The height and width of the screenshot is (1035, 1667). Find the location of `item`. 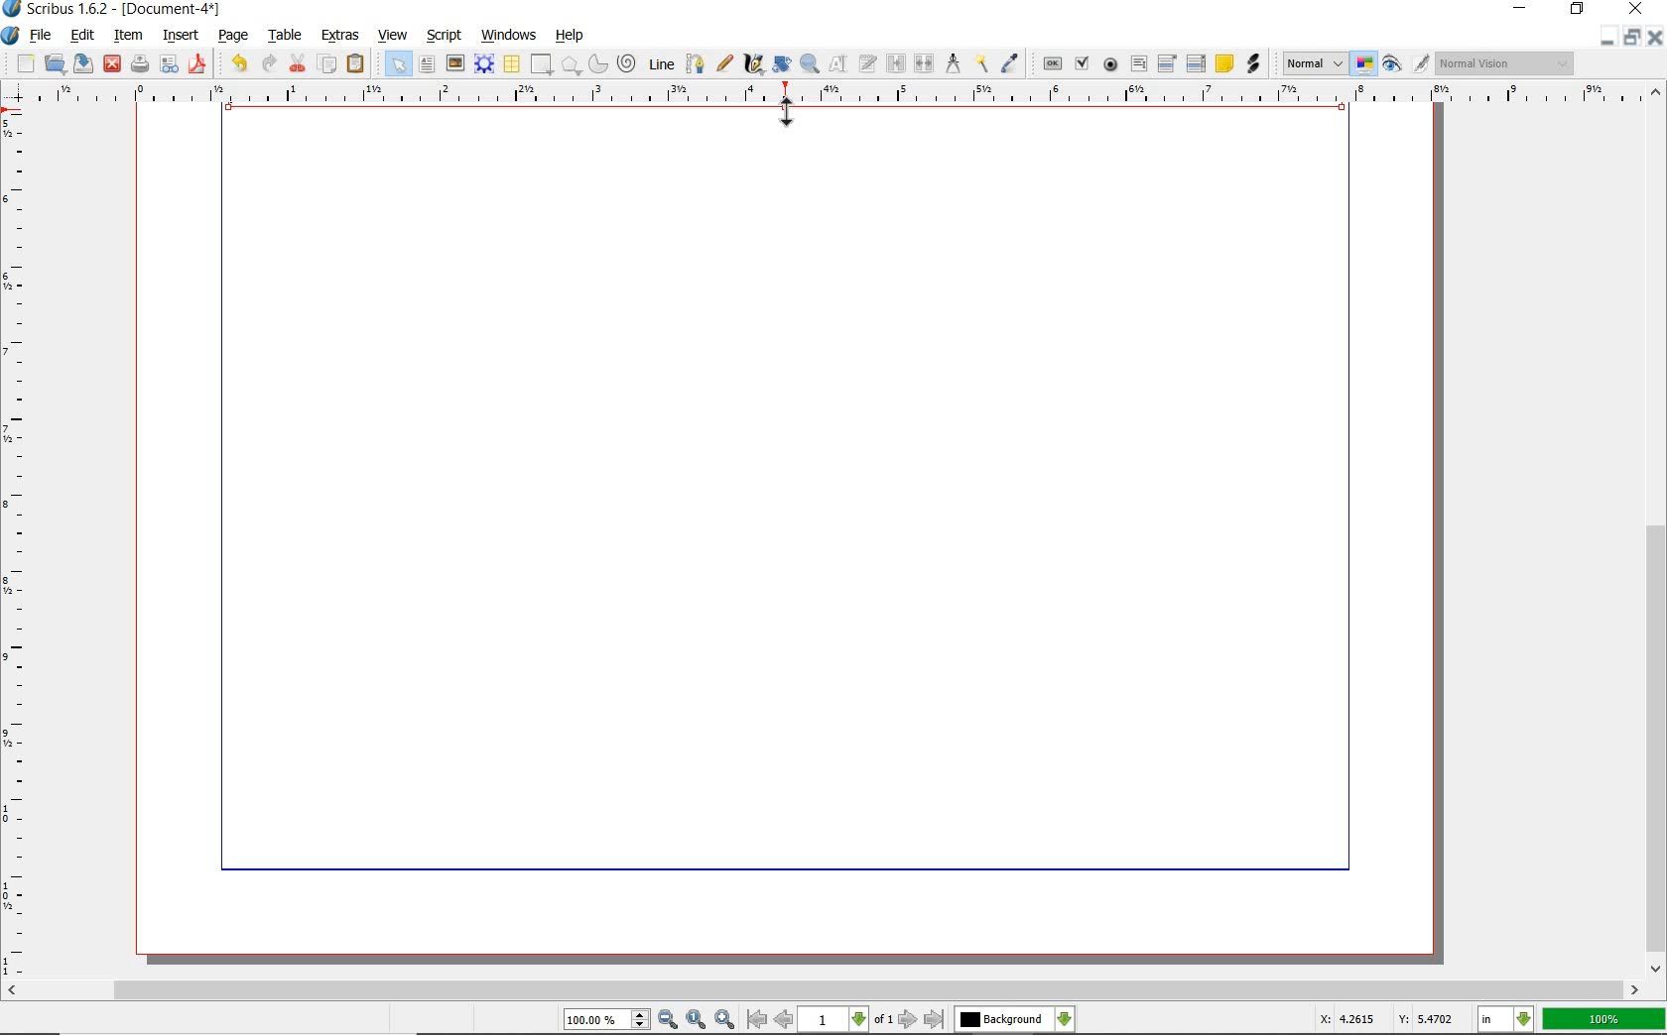

item is located at coordinates (127, 35).